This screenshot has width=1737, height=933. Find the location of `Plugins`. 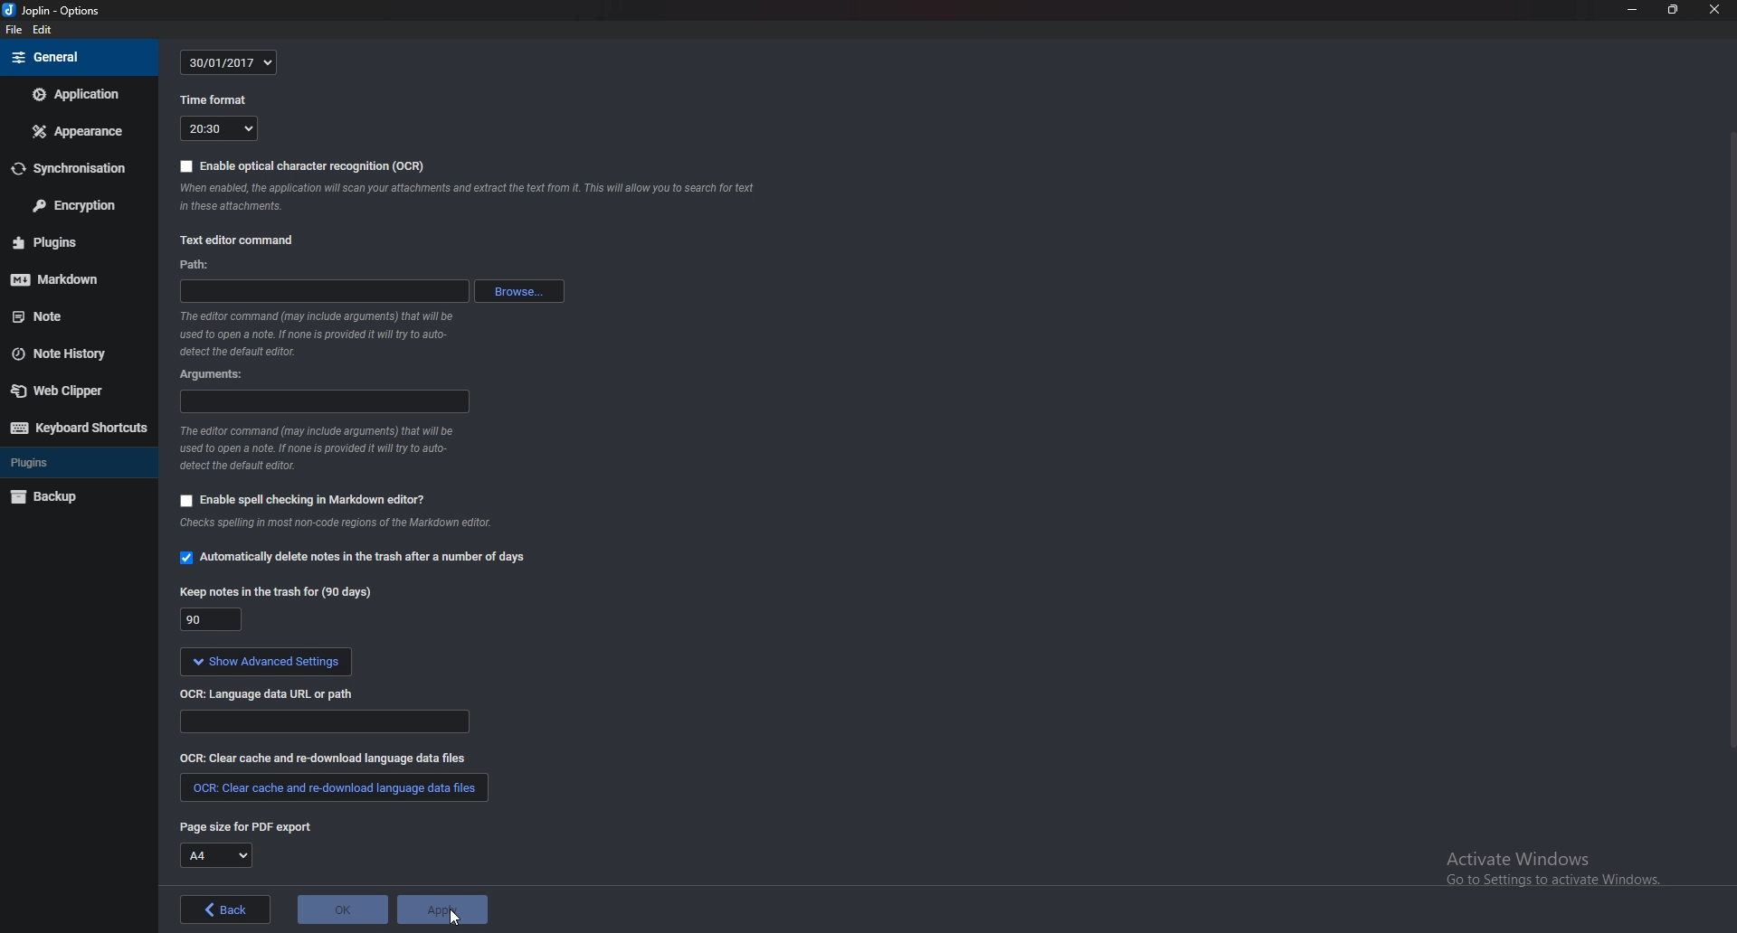

Plugins is located at coordinates (55, 243).